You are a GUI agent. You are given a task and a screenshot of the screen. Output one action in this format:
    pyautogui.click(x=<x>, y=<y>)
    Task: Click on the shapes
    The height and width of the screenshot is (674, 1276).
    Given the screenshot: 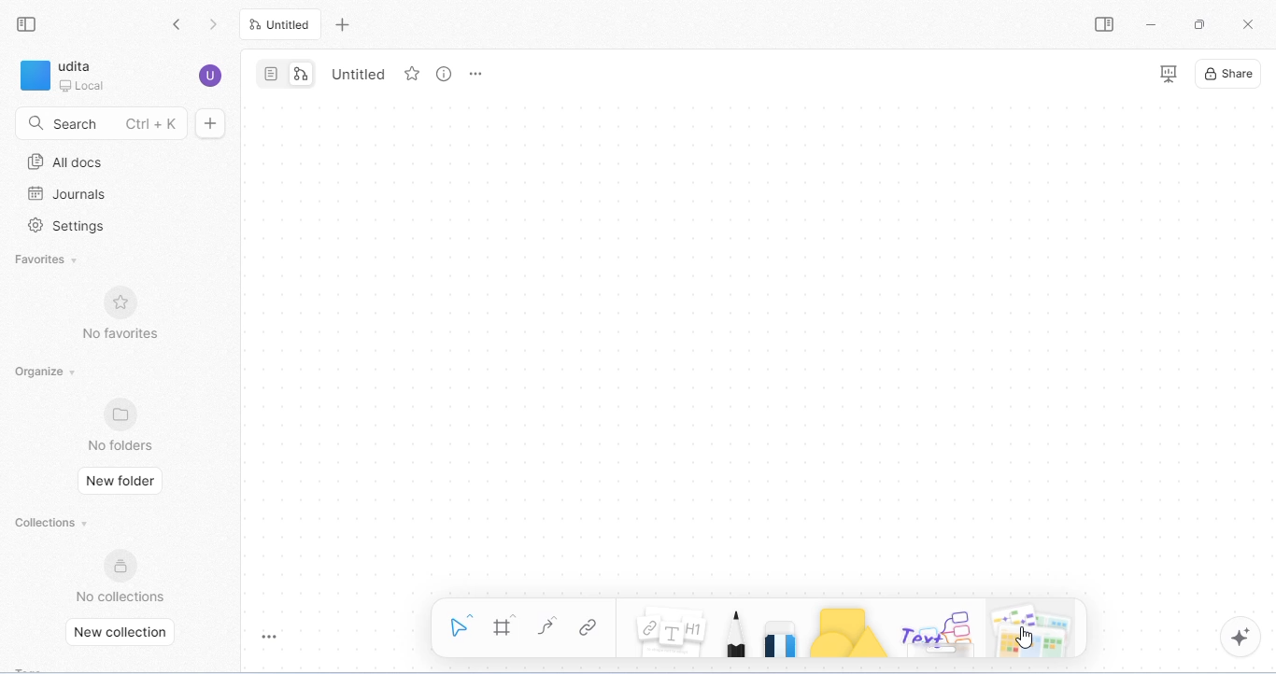 What is the action you would take?
    pyautogui.click(x=848, y=632)
    